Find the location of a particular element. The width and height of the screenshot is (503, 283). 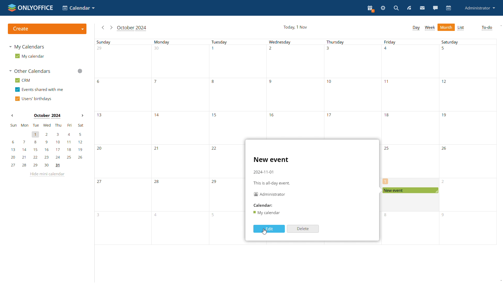

scroll up is located at coordinates (501, 26).